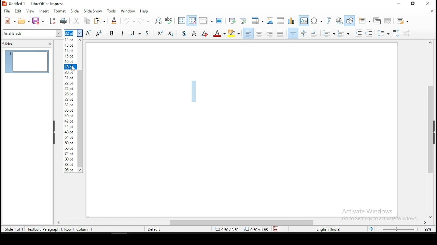 Image resolution: width=437 pixels, height=245 pixels. What do you see at coordinates (405, 229) in the screenshot?
I see `zoom level` at bounding box center [405, 229].